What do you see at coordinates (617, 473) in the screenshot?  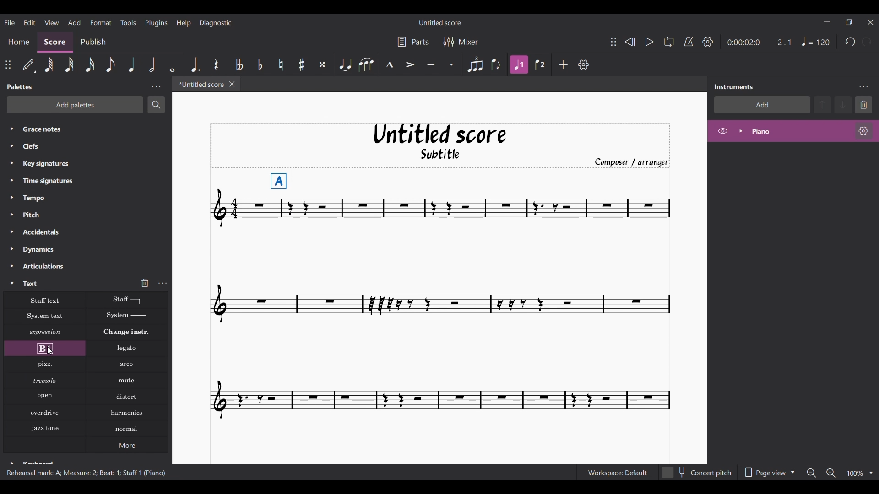 I see `Workspace: Default` at bounding box center [617, 473].